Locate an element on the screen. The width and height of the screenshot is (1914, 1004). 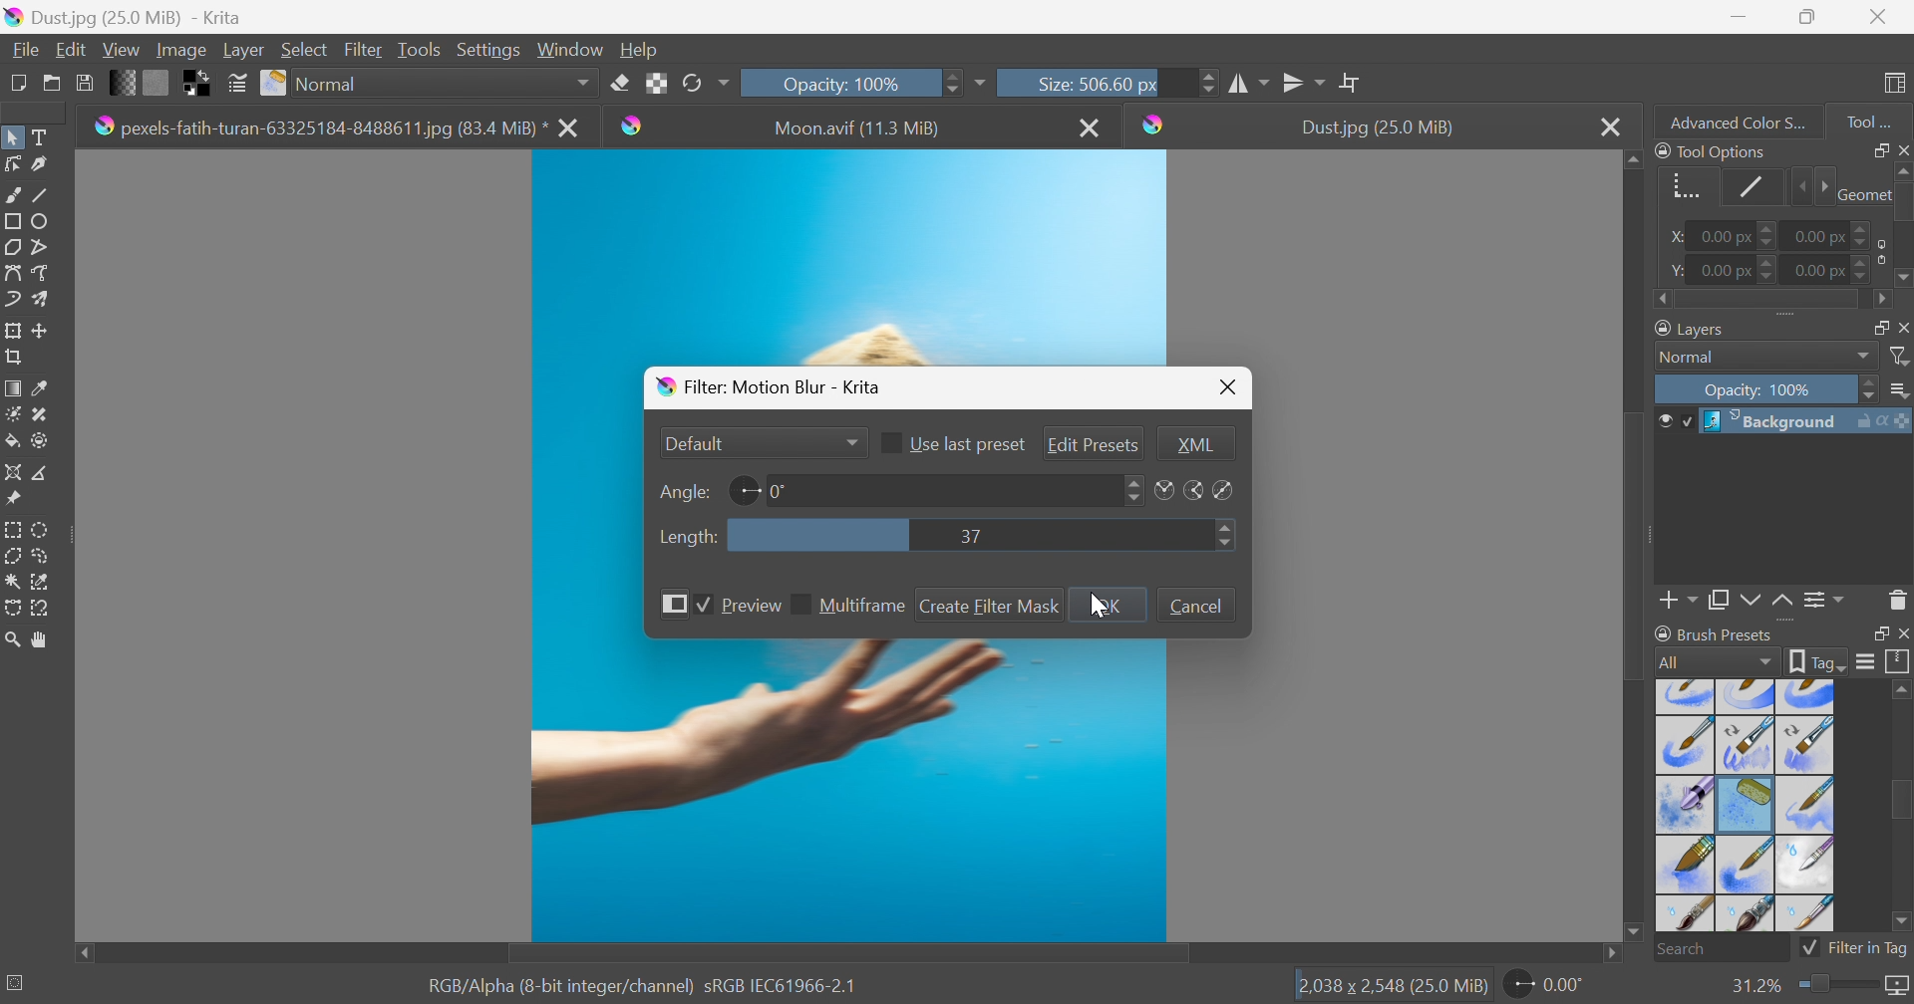
Bezier curve tool is located at coordinates (12, 273).